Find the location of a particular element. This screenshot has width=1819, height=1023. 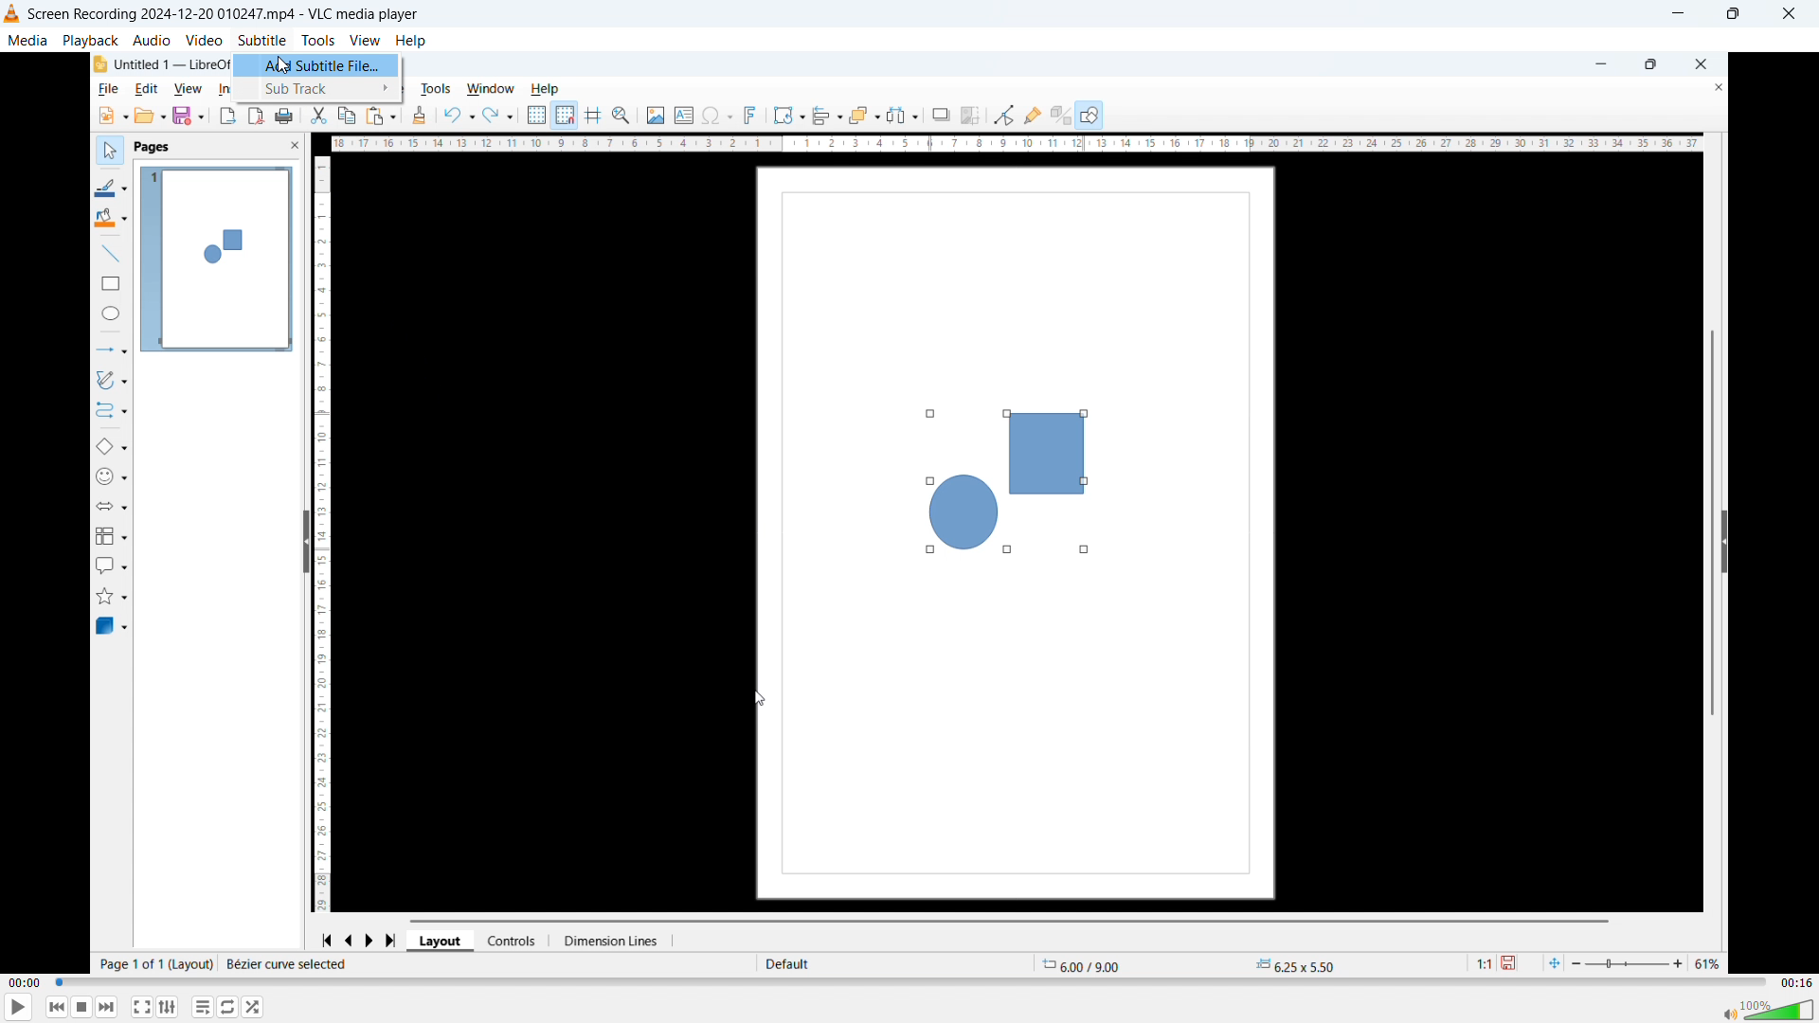

transformation is located at coordinates (788, 114).